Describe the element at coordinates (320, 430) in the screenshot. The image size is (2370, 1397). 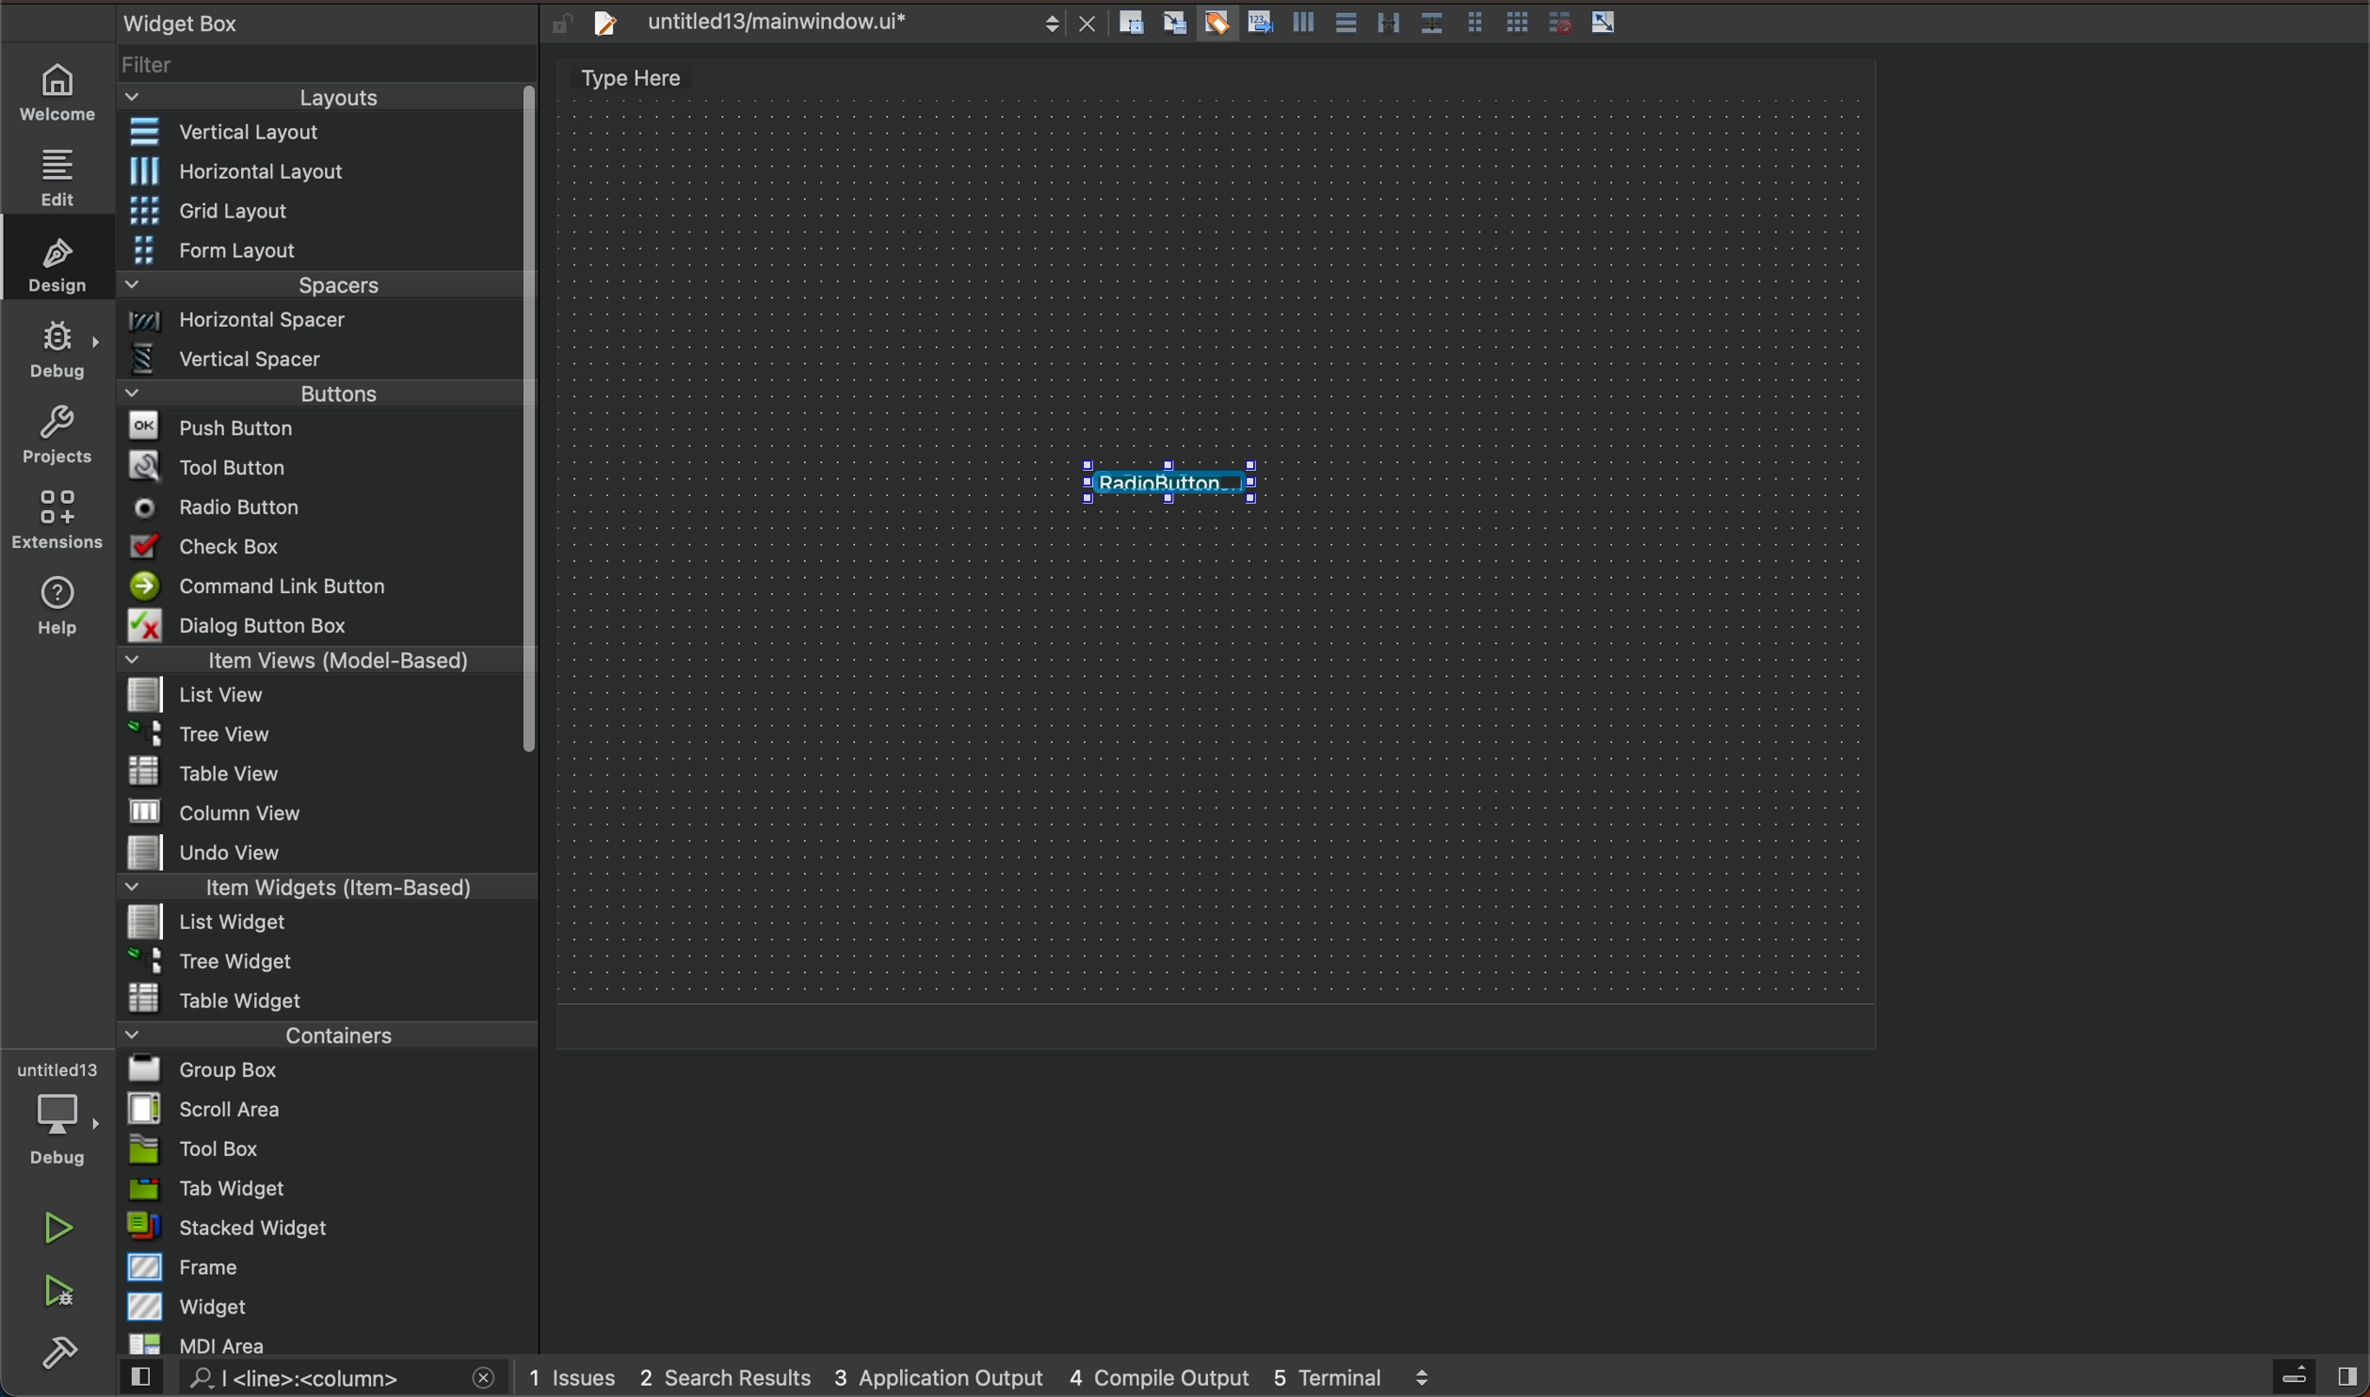
I see `push button` at that location.